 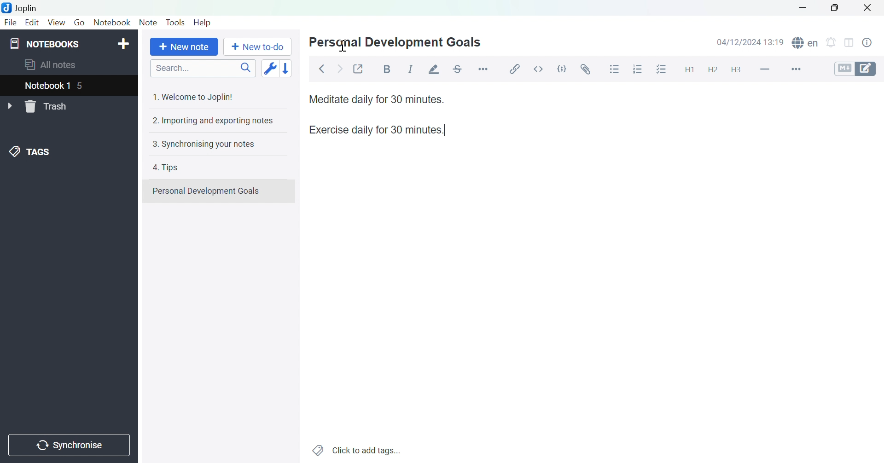 What do you see at coordinates (561, 68) in the screenshot?
I see `Code` at bounding box center [561, 68].